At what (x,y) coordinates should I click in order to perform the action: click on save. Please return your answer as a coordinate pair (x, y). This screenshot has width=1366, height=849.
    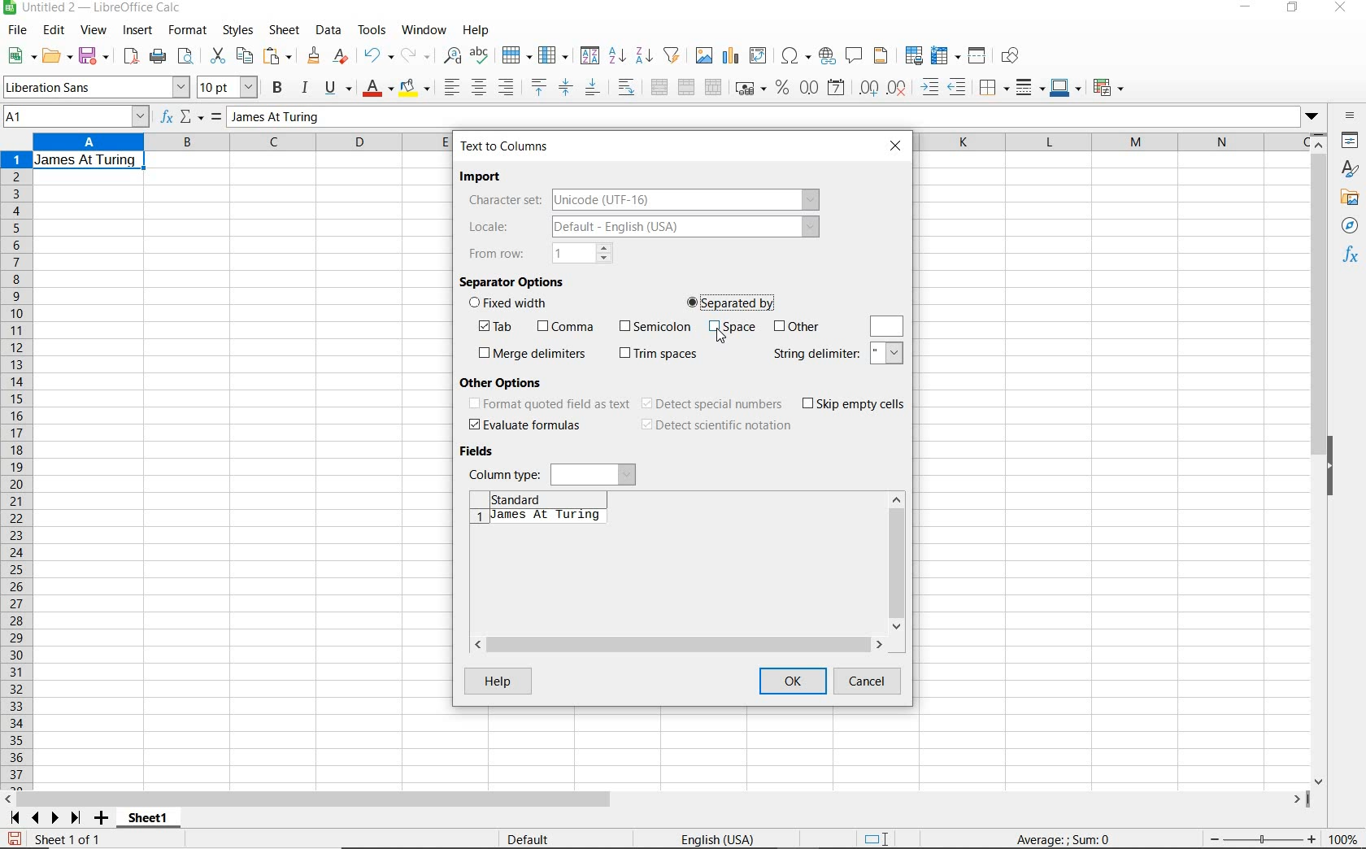
    Looking at the image, I should click on (14, 837).